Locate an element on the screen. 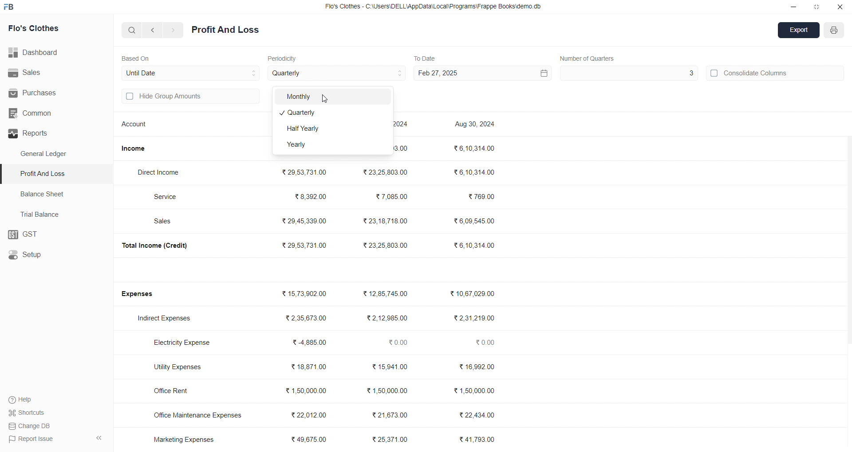  Quarterly is located at coordinates (332, 113).